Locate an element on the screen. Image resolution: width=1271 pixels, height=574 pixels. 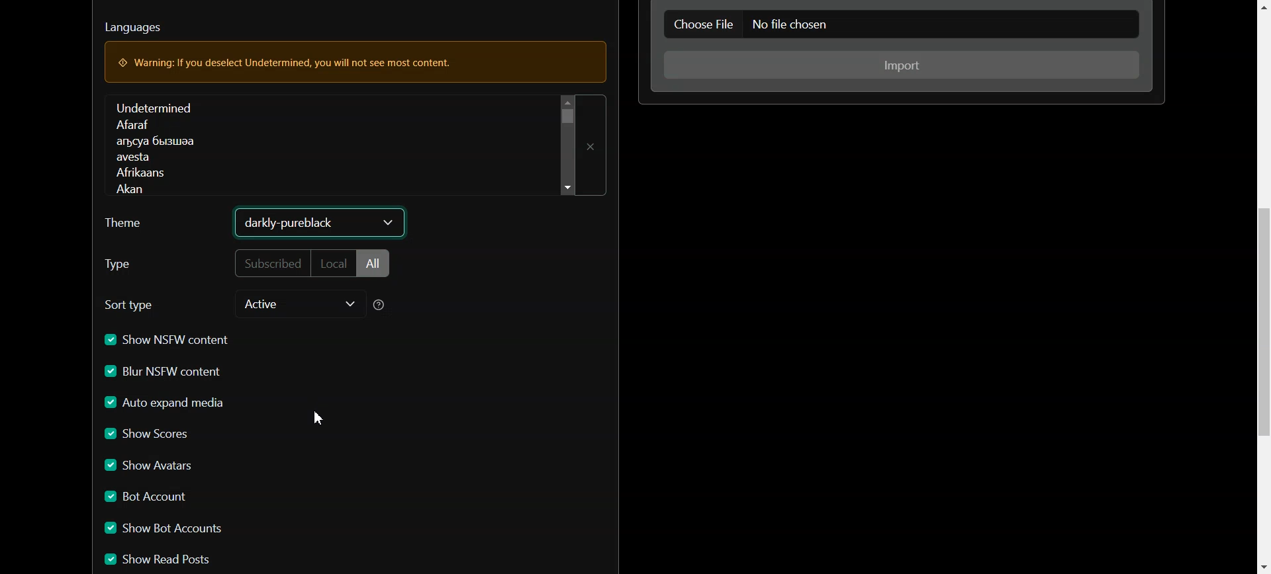
All is located at coordinates (374, 265).